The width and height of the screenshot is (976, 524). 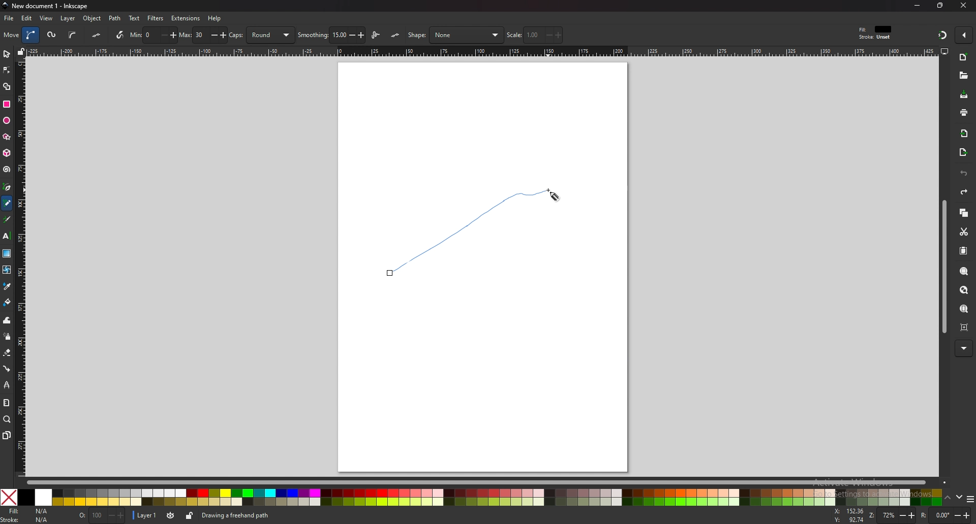 I want to click on zoom, so click(x=893, y=515).